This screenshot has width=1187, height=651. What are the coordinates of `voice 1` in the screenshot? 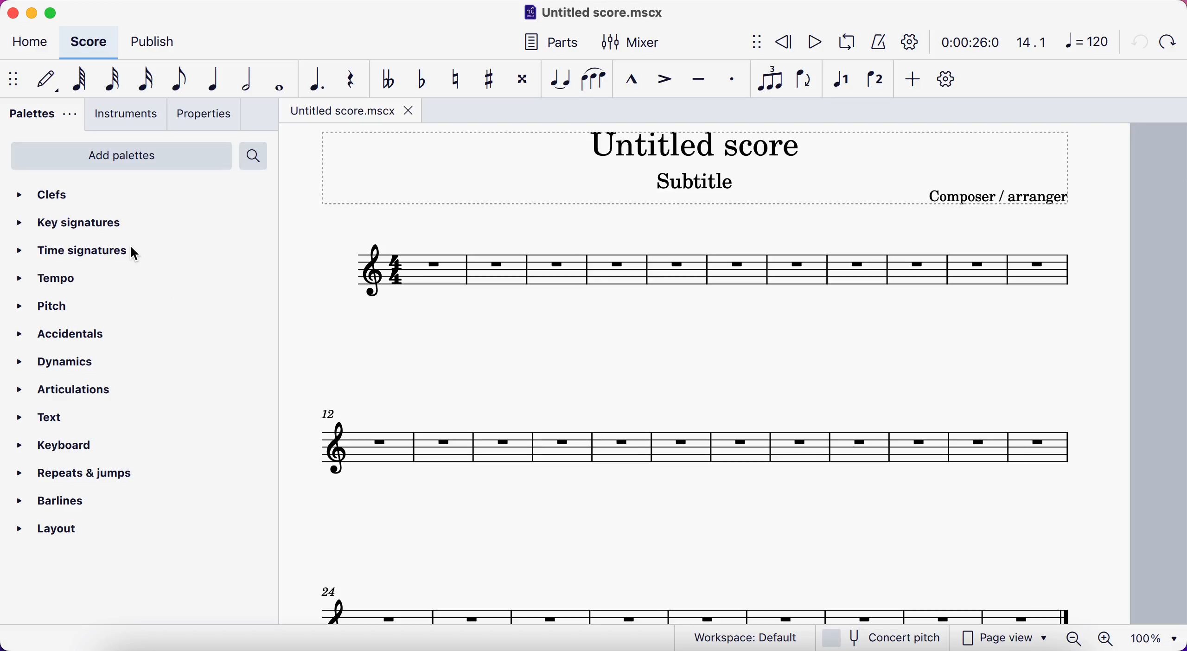 It's located at (839, 79).